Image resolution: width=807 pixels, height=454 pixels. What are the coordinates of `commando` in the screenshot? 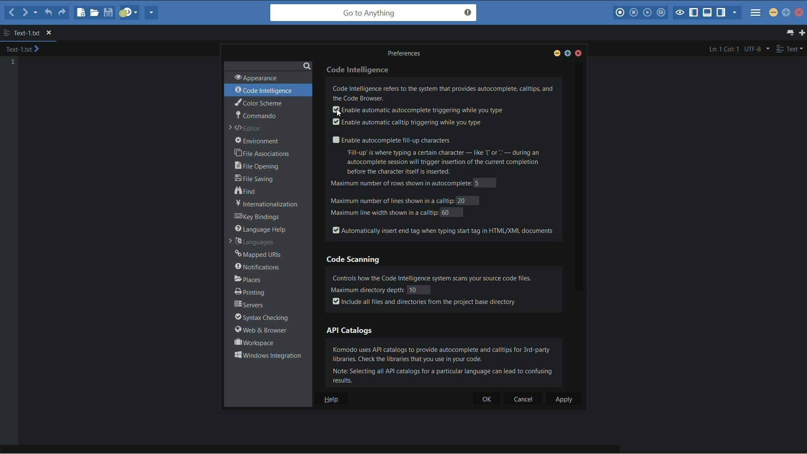 It's located at (256, 115).